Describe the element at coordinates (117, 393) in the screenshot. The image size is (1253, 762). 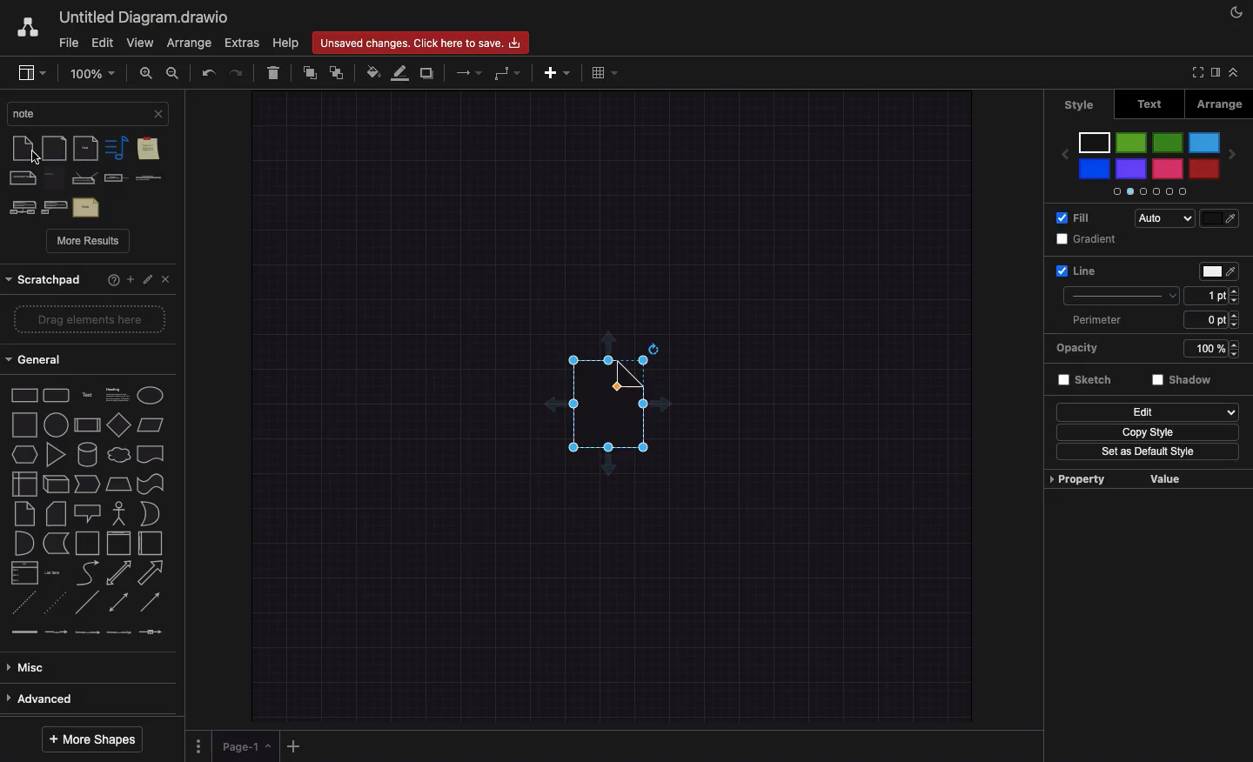
I see `heading` at that location.